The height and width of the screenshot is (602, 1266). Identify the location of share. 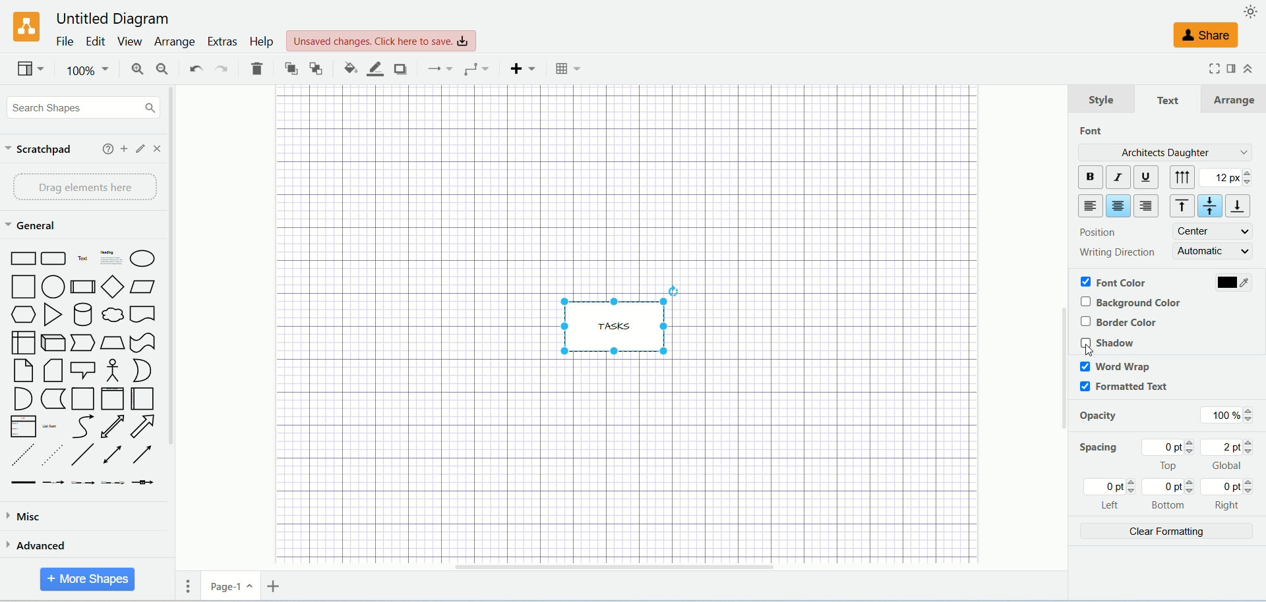
(1207, 36).